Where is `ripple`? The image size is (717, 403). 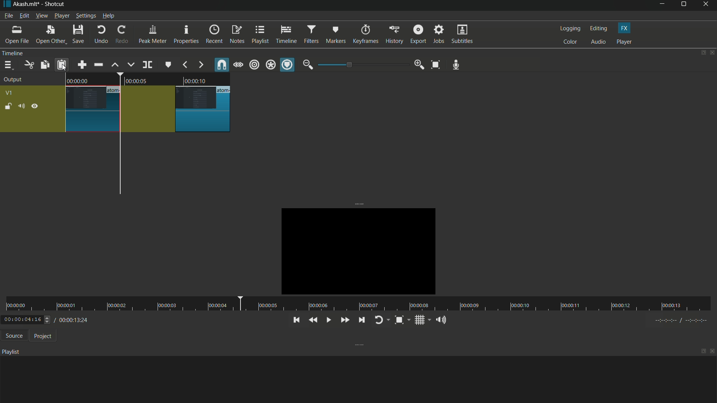
ripple is located at coordinates (255, 65).